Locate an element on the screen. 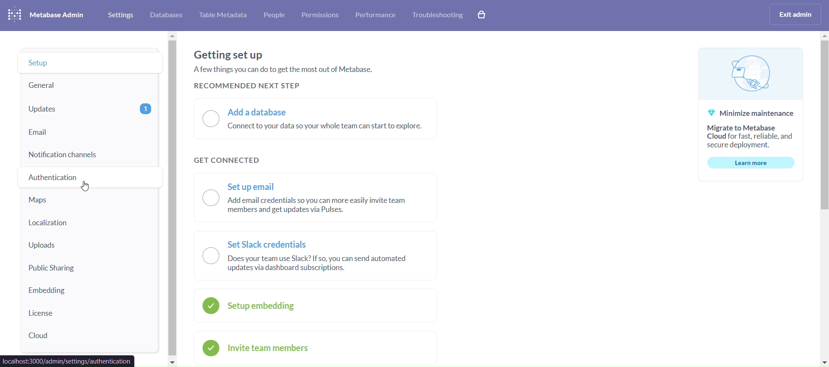  metabase admini is located at coordinates (58, 15).